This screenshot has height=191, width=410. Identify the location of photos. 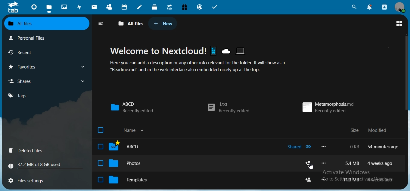
(65, 7).